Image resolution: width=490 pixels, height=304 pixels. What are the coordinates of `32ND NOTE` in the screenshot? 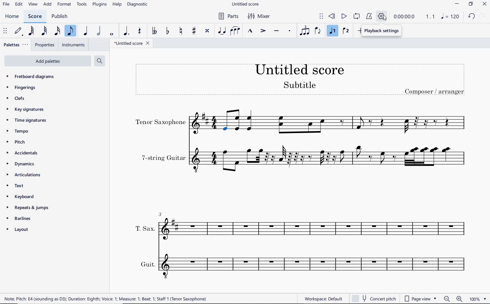 It's located at (44, 31).